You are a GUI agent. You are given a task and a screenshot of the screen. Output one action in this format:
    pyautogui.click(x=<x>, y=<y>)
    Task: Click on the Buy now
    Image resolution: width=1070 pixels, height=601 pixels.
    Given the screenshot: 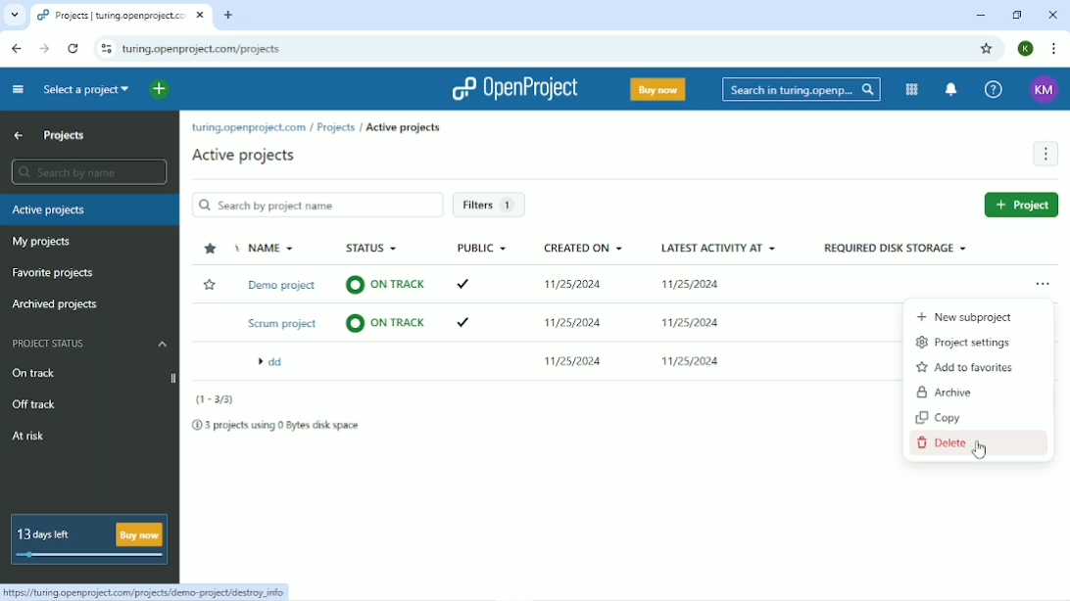 What is the action you would take?
    pyautogui.click(x=658, y=89)
    